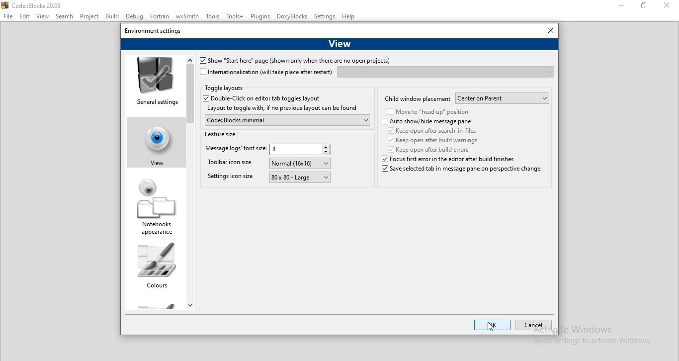 Image resolution: width=679 pixels, height=361 pixels. What do you see at coordinates (157, 208) in the screenshot?
I see `notebooks appearance` at bounding box center [157, 208].